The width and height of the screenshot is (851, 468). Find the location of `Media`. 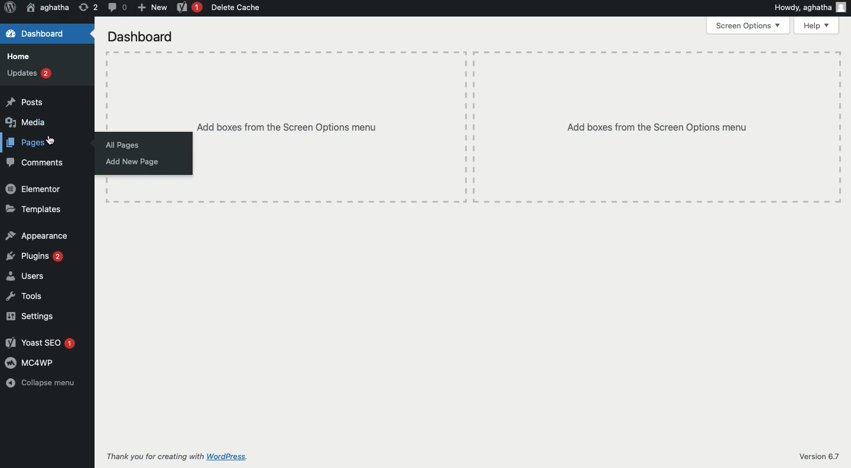

Media is located at coordinates (25, 123).